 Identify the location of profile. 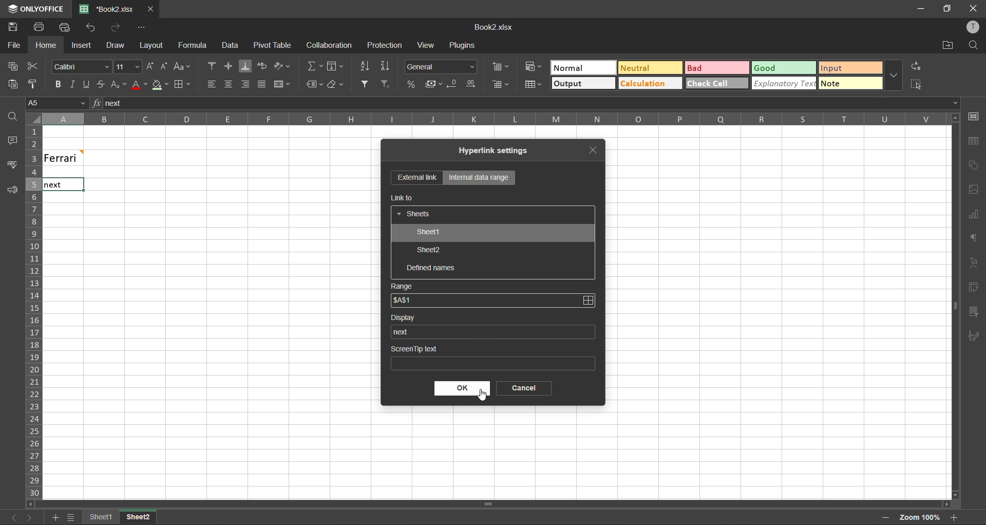
(972, 27).